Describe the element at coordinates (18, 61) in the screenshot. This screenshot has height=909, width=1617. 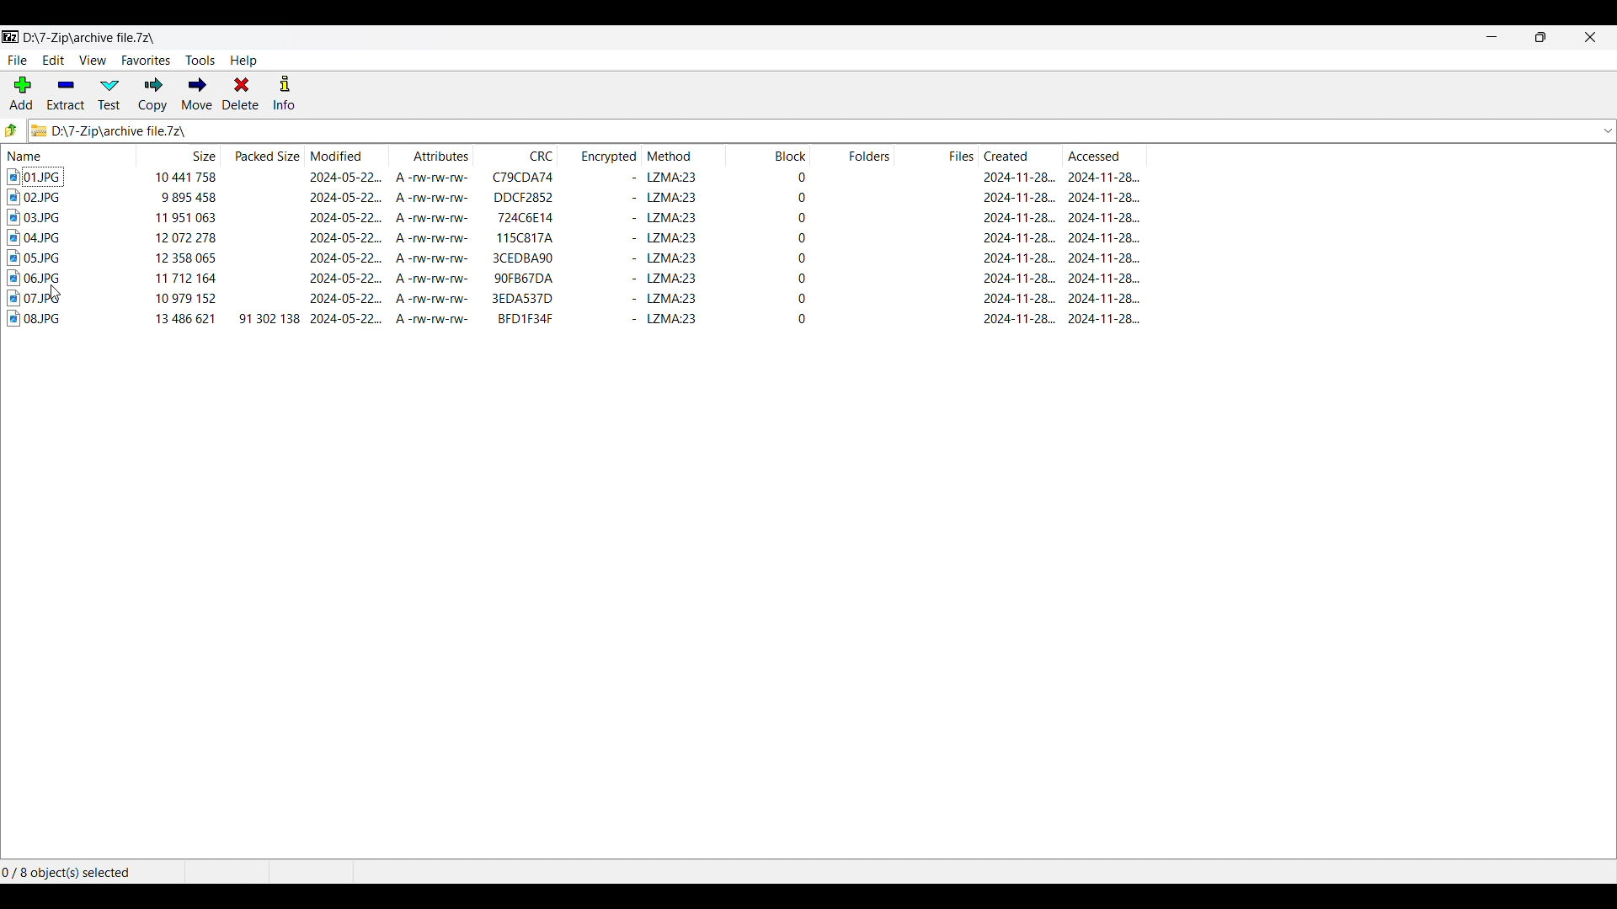
I see `File` at that location.